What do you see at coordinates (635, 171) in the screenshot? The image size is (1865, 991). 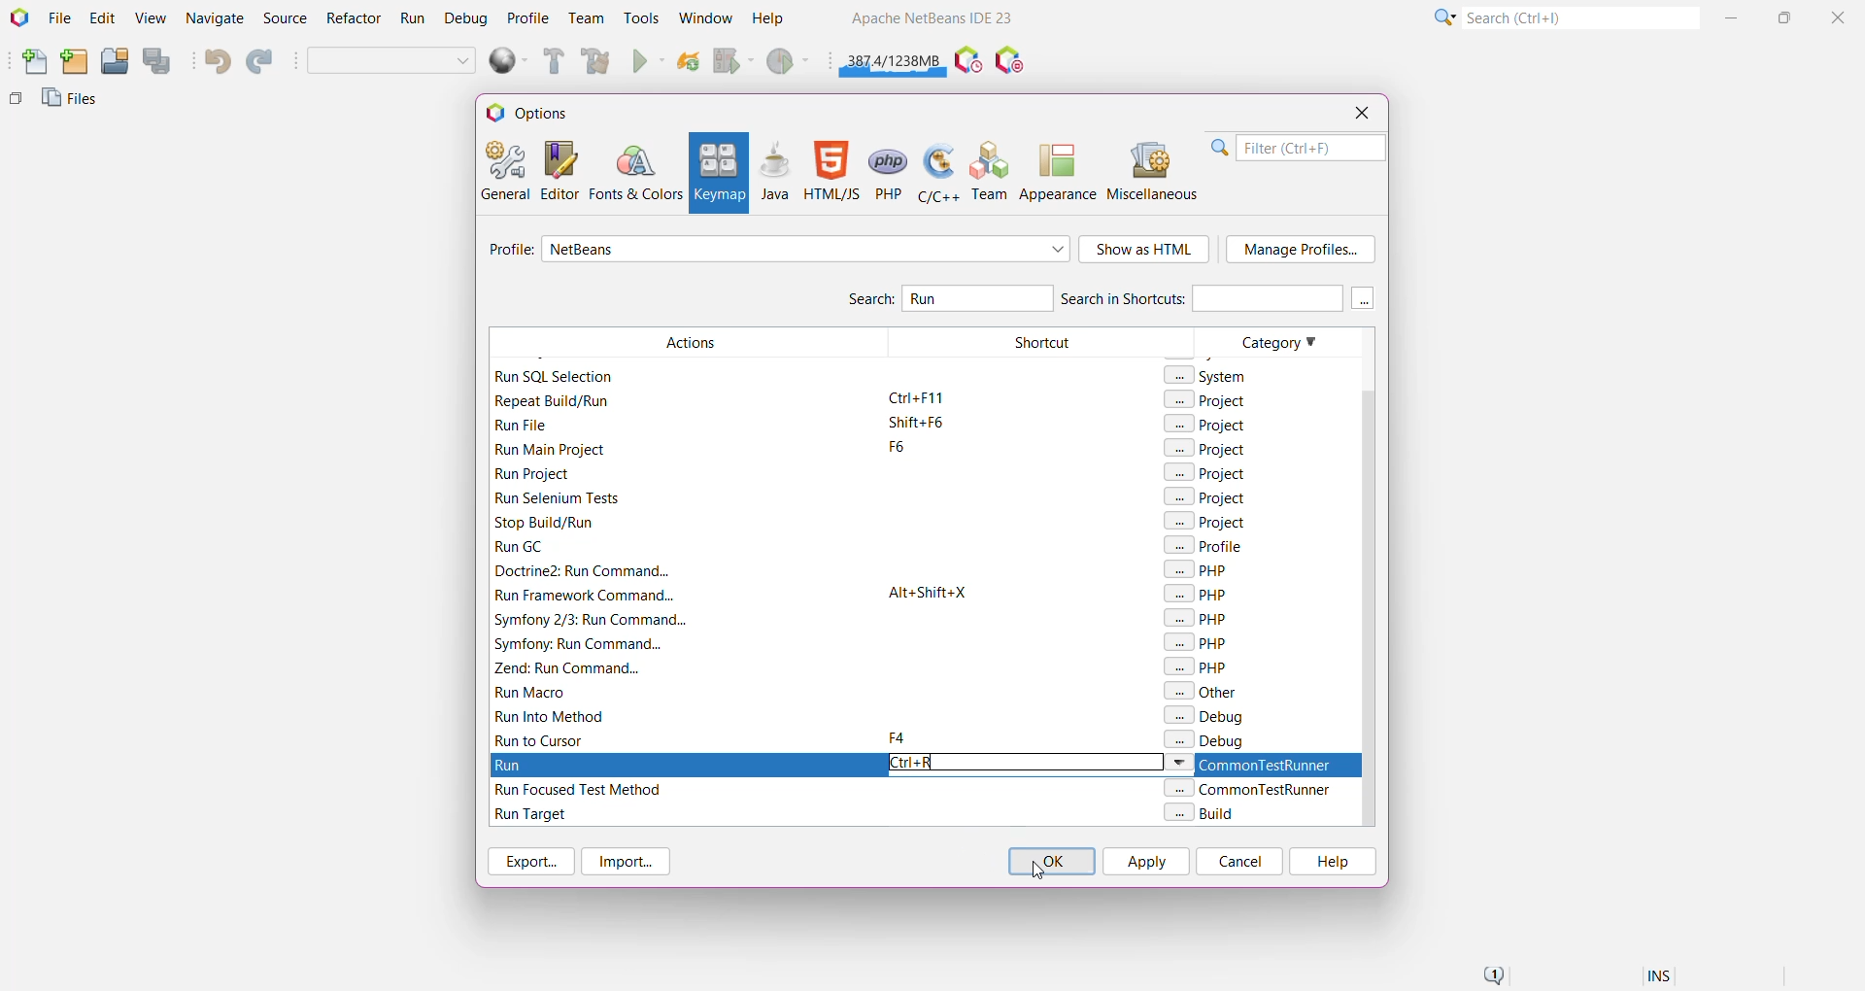 I see `Fonts and Colors` at bounding box center [635, 171].